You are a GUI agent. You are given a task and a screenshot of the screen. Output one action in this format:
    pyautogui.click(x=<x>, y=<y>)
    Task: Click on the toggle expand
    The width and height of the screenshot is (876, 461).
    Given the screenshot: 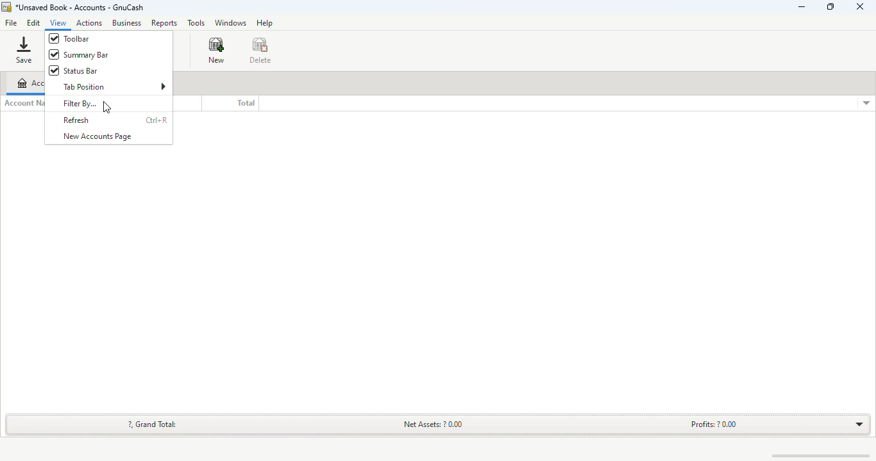 What is the action you would take?
    pyautogui.click(x=856, y=424)
    